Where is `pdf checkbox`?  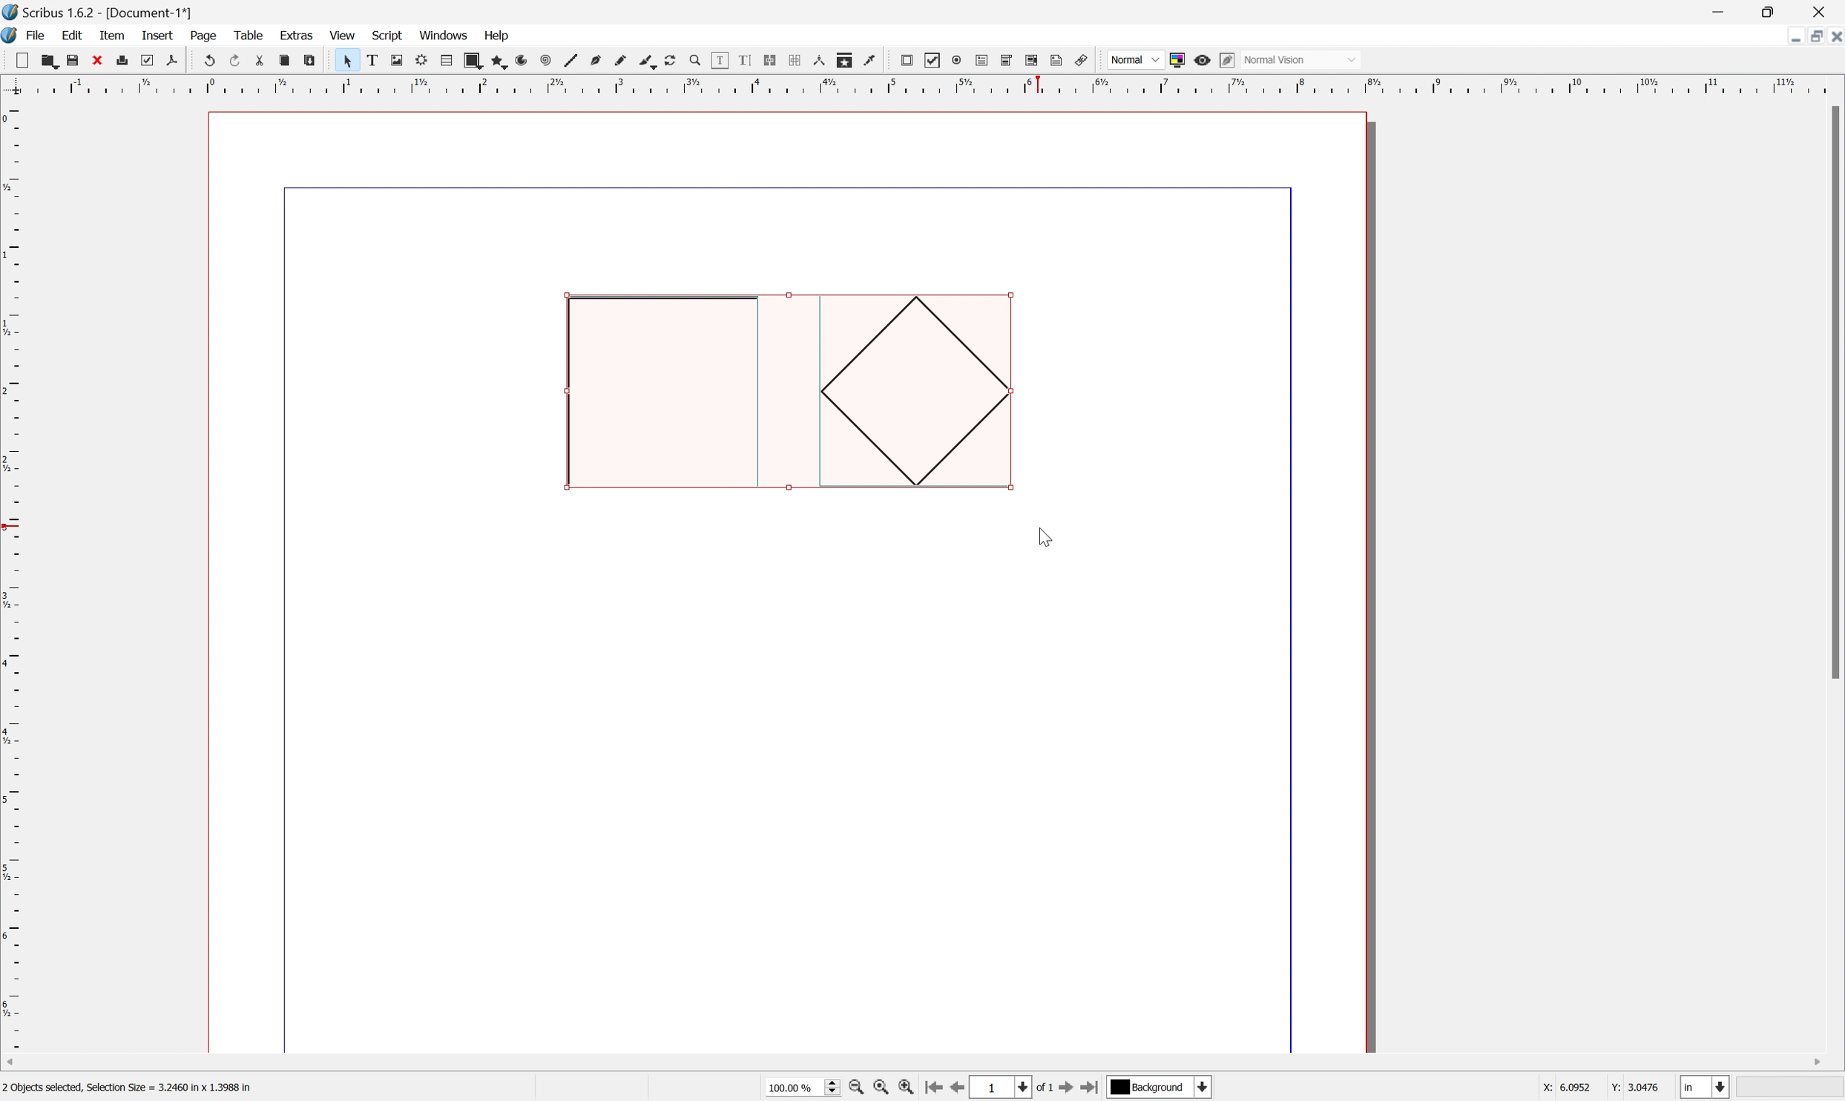 pdf checkbox is located at coordinates (931, 60).